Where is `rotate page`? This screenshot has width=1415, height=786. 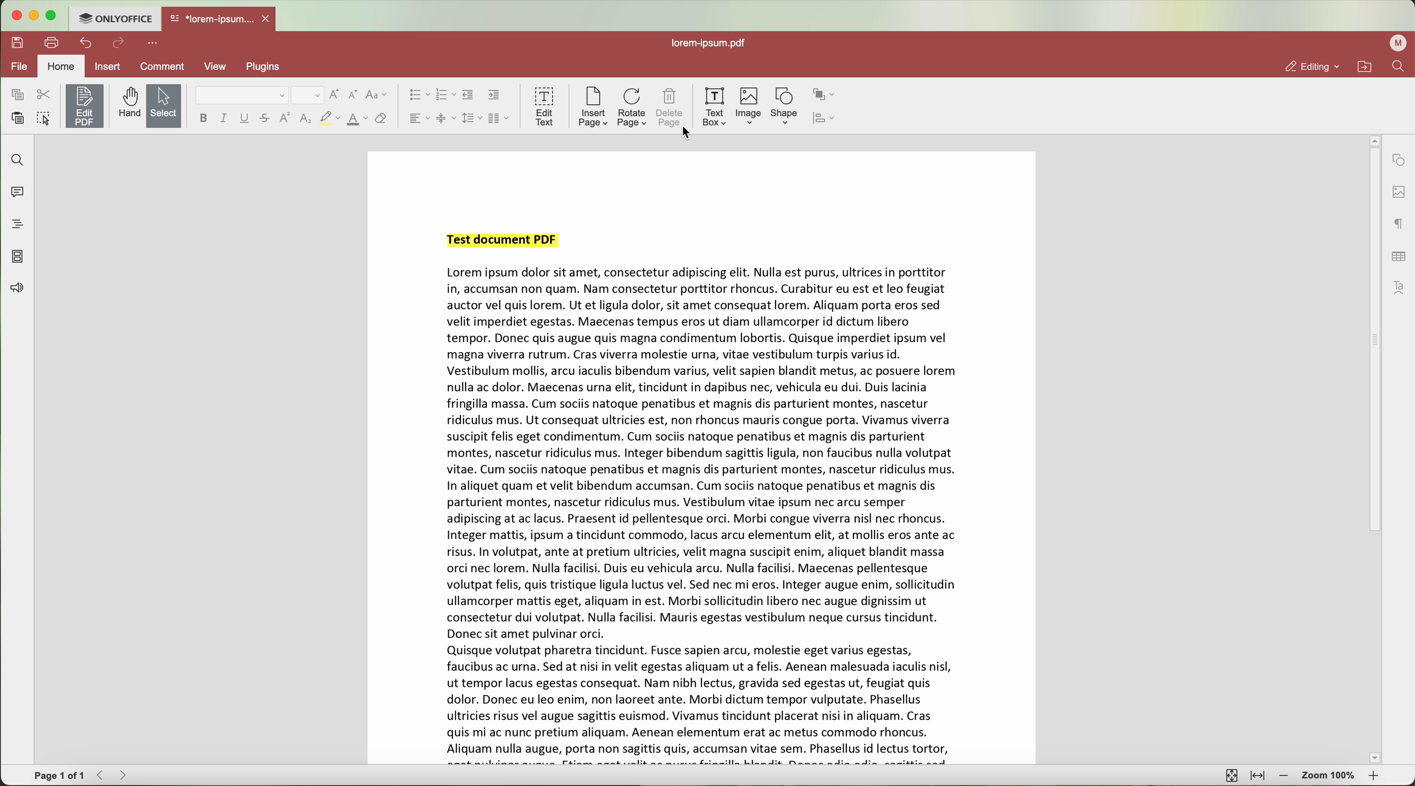 rotate page is located at coordinates (631, 109).